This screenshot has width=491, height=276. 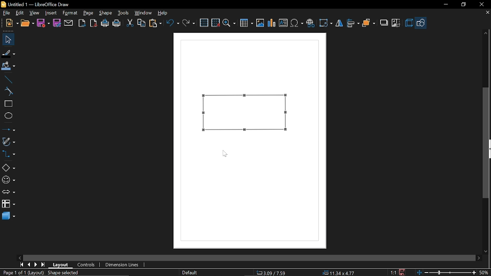 What do you see at coordinates (271, 23) in the screenshot?
I see `insert chart` at bounding box center [271, 23].